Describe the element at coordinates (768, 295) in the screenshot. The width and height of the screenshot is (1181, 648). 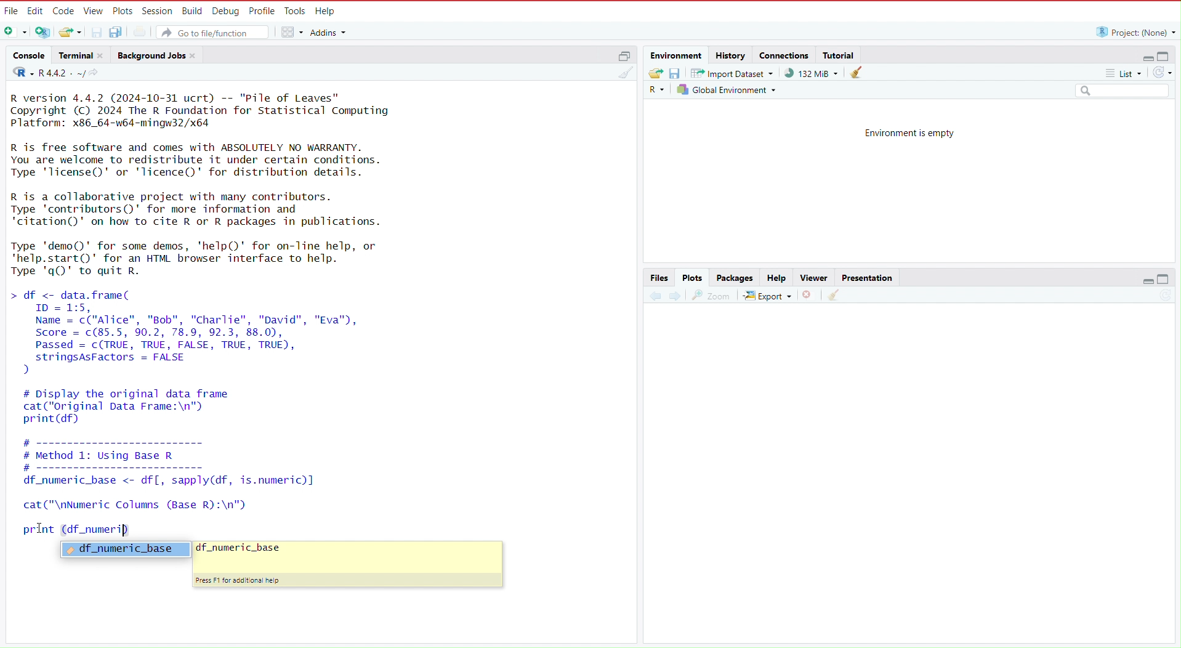
I see `export` at that location.